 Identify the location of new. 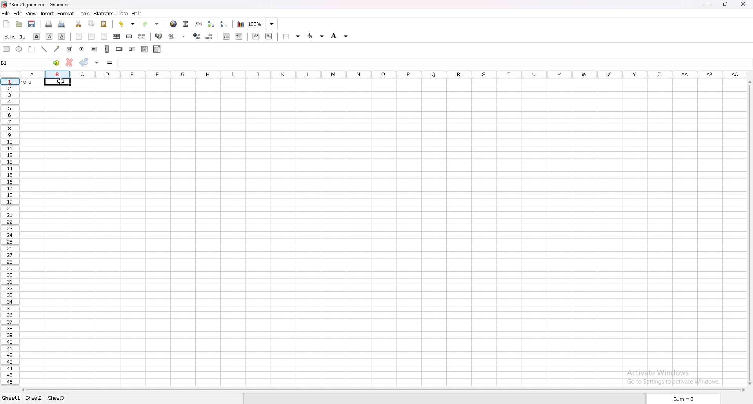
(6, 24).